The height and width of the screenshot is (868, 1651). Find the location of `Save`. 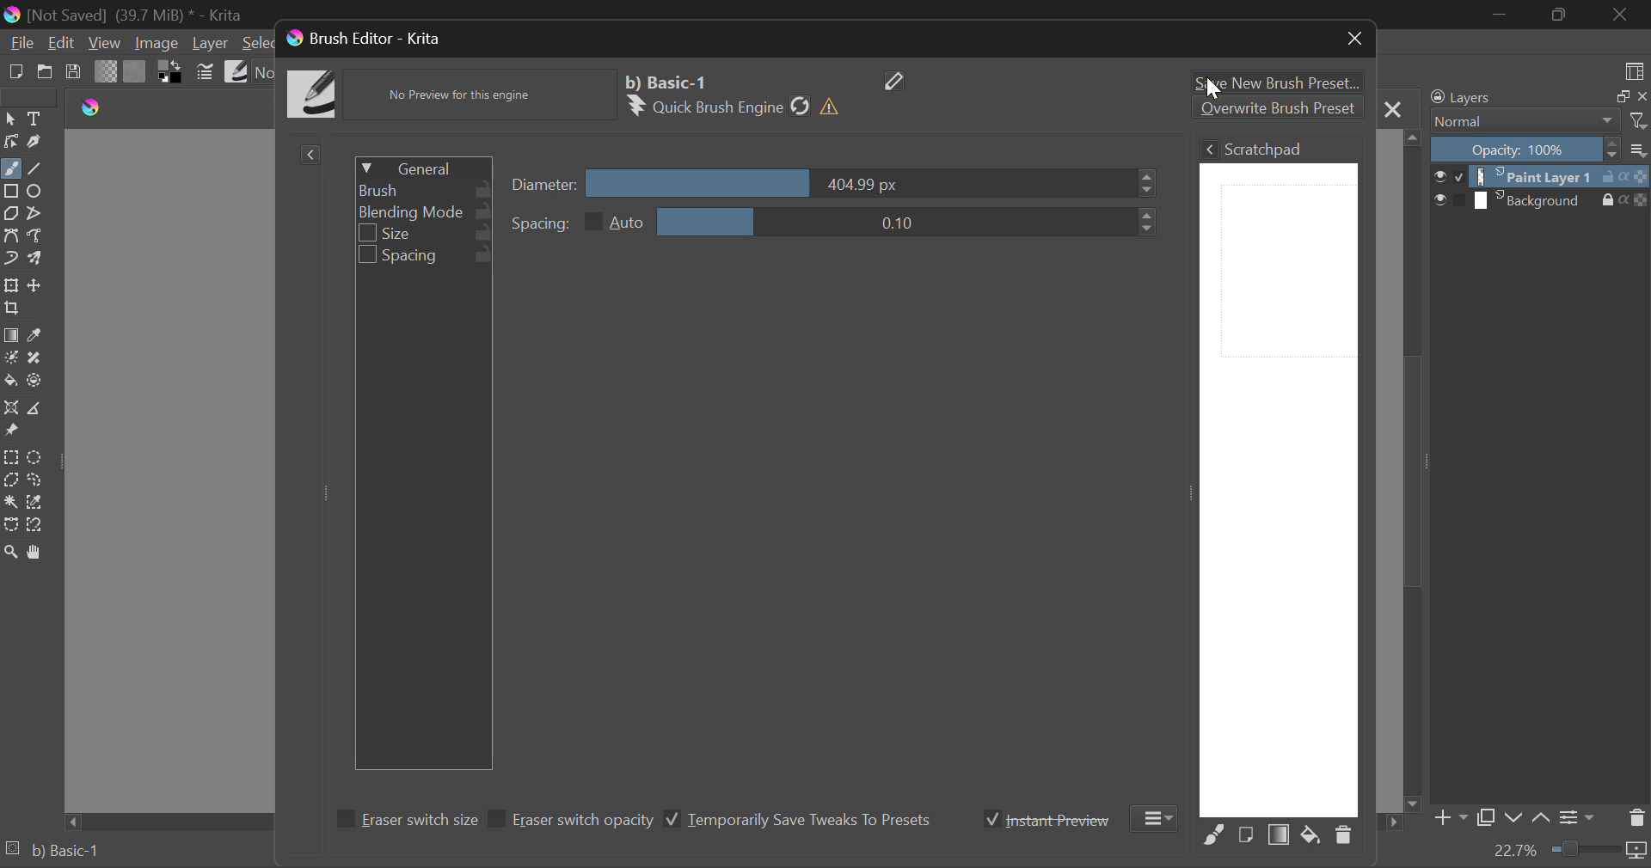

Save is located at coordinates (74, 72).